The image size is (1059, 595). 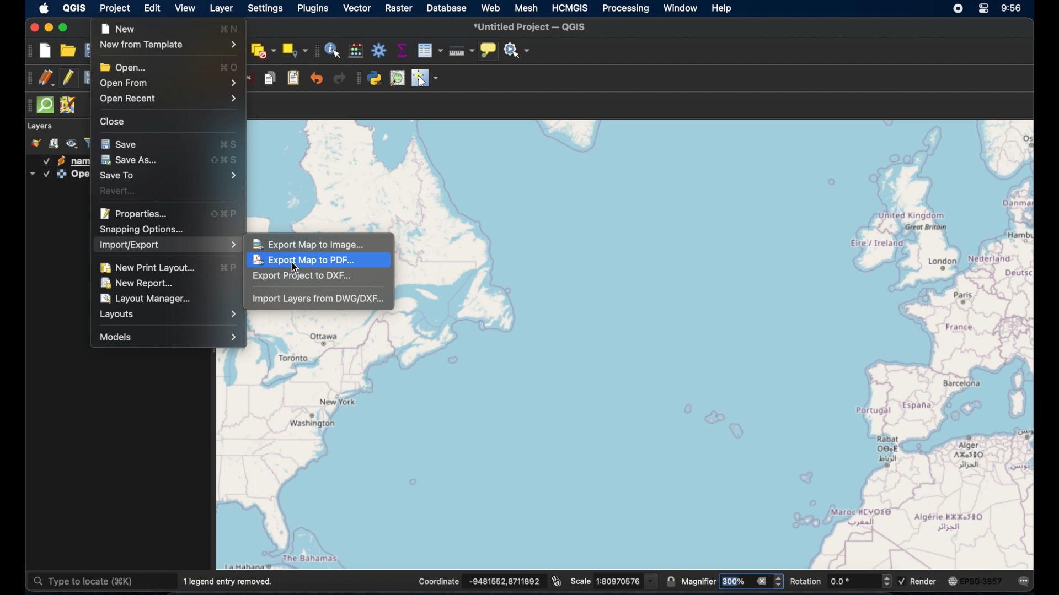 I want to click on osm place search, so click(x=397, y=79).